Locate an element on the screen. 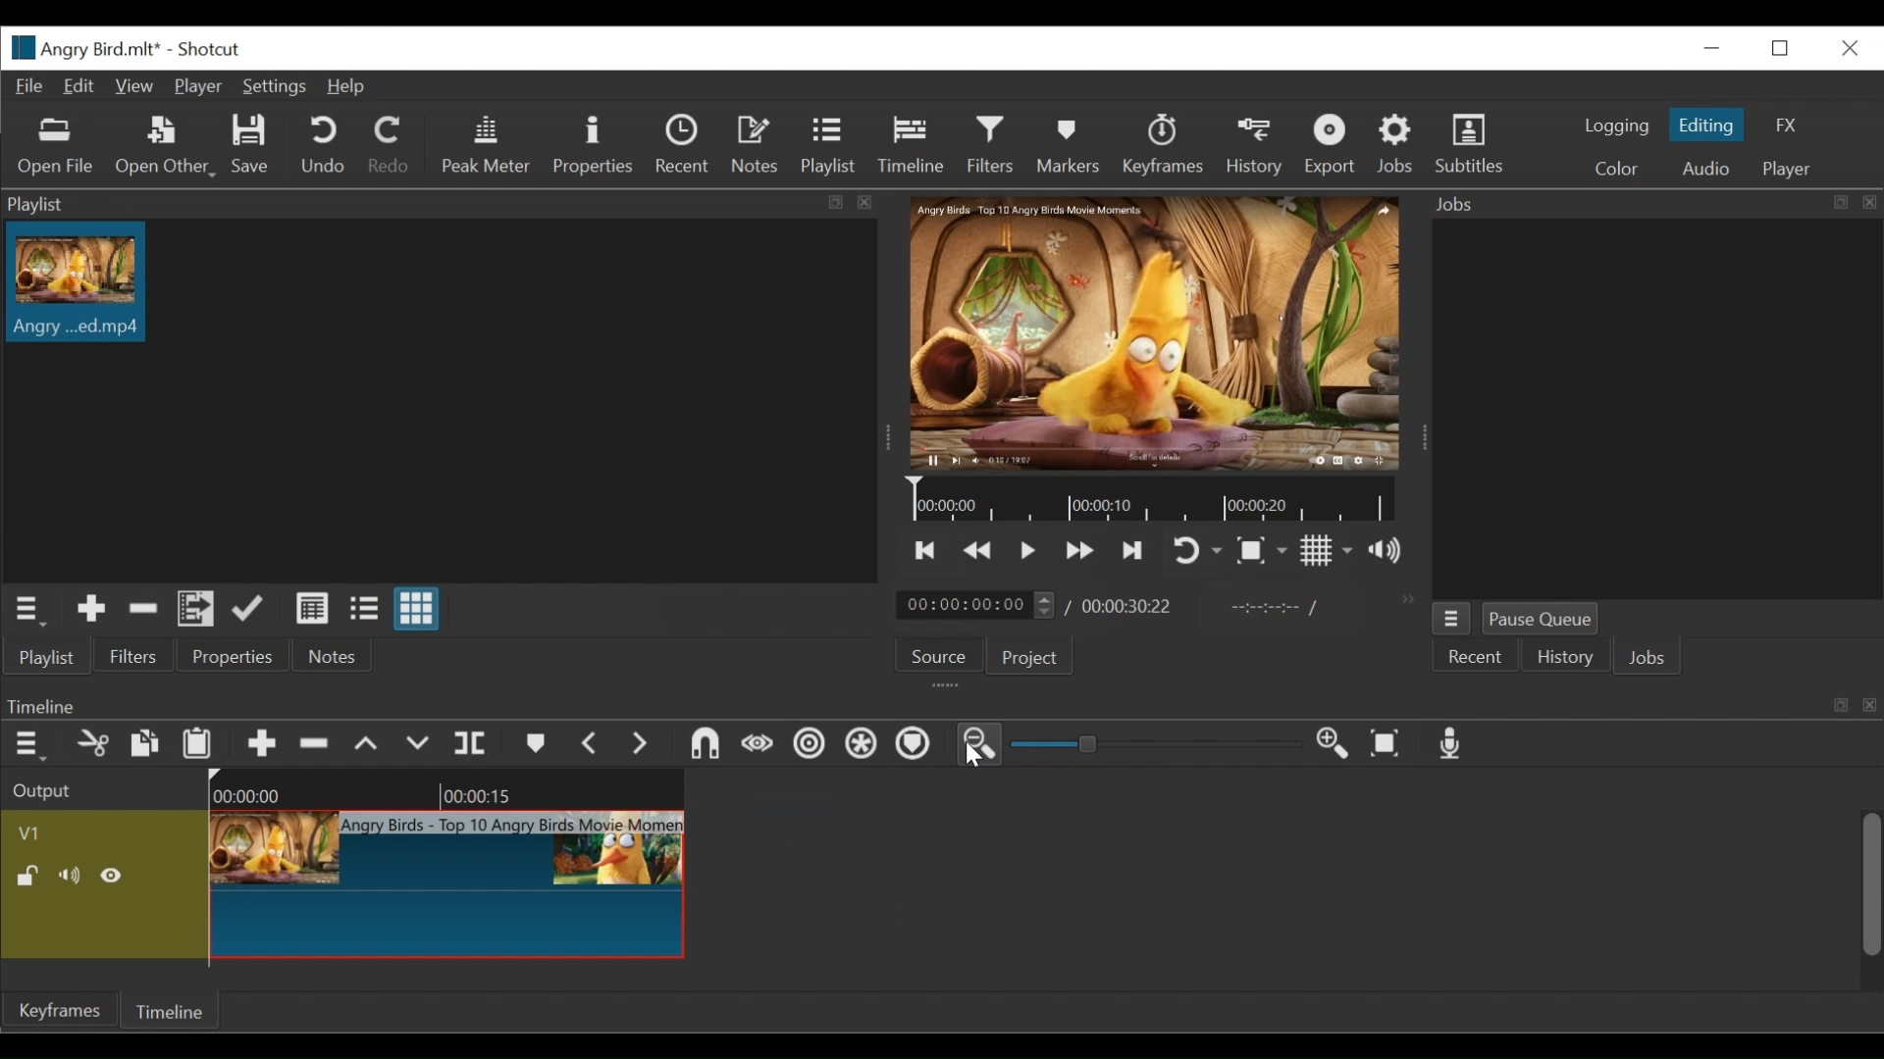 This screenshot has width=1884, height=1059. Clip thumbnail is located at coordinates (78, 281).